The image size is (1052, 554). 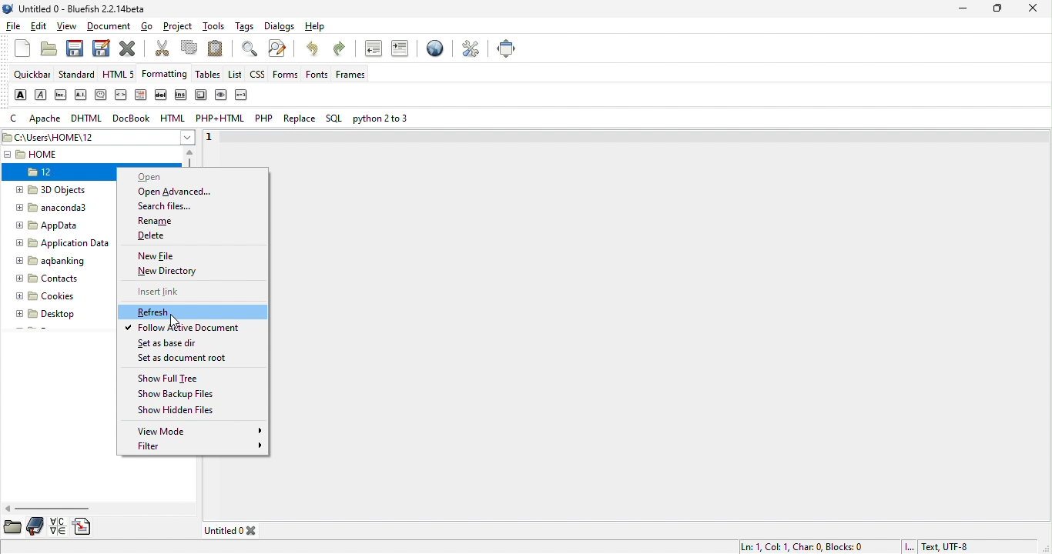 I want to click on new directory, so click(x=171, y=270).